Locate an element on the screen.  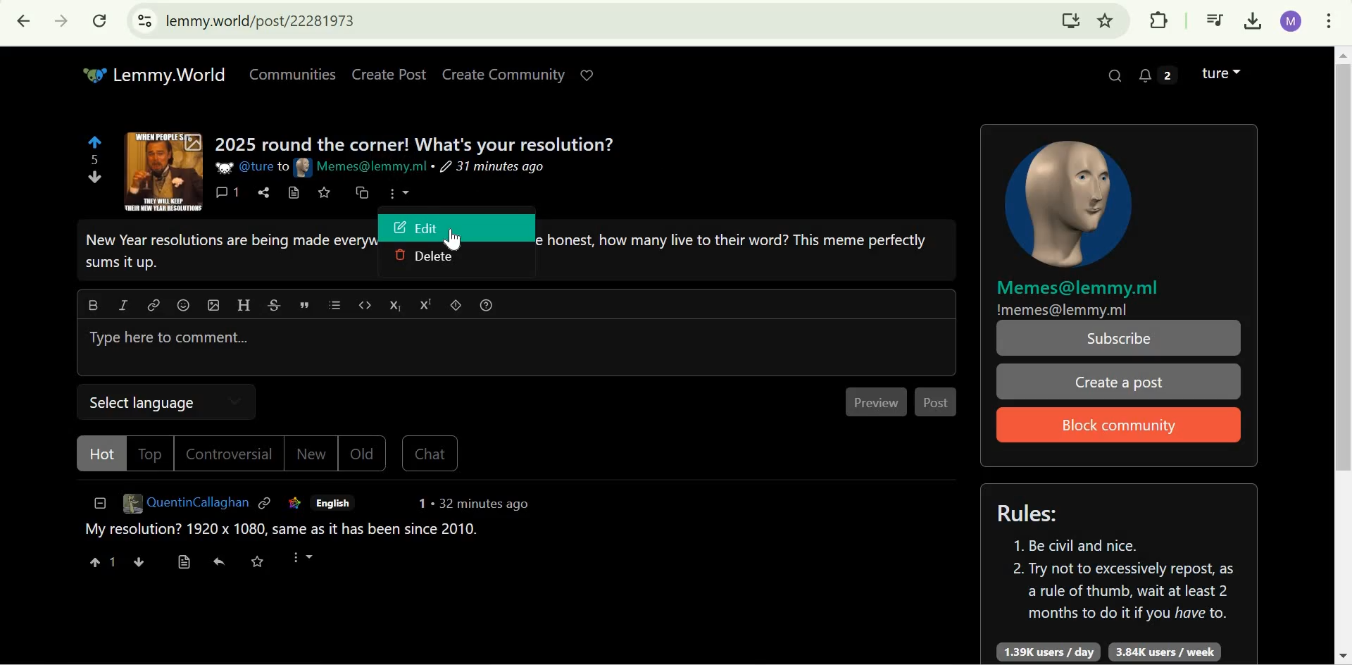
2. Try not to excessively repost, as
a rule of thumb, wait at least 2
months to do it if you have to. is located at coordinates (1123, 592).